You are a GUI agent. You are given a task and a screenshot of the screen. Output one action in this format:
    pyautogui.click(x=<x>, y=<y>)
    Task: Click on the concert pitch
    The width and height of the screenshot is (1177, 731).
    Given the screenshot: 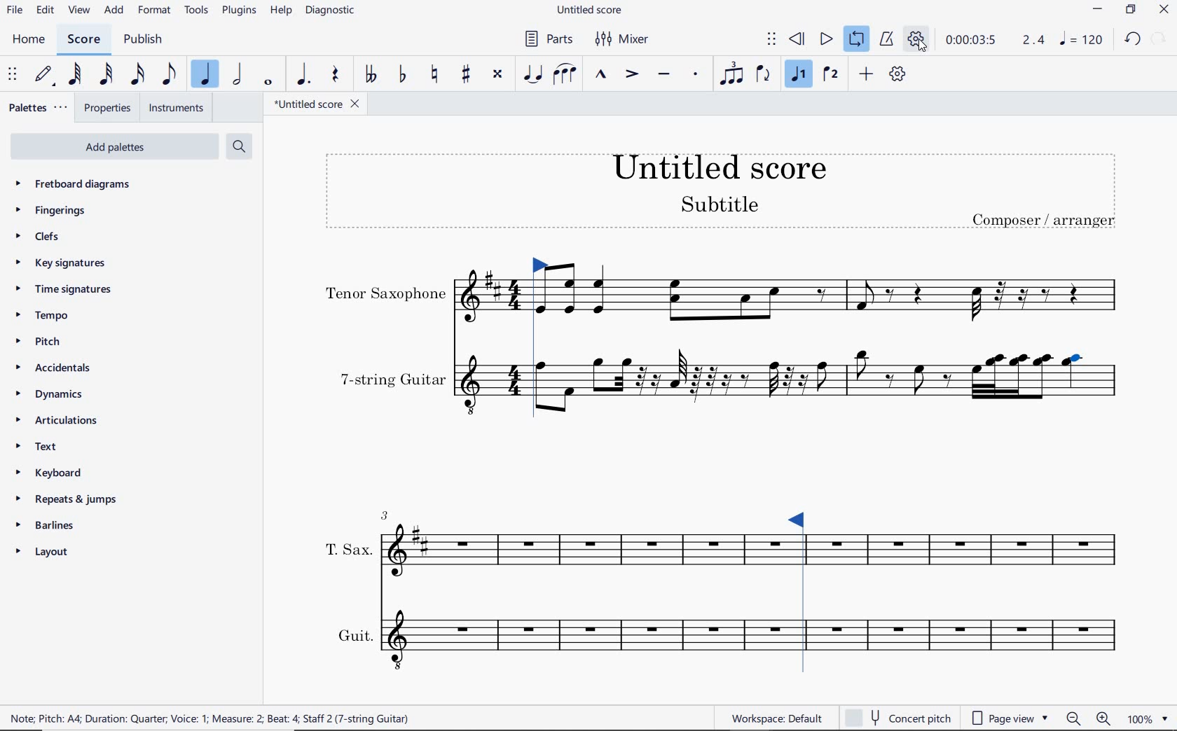 What is the action you would take?
    pyautogui.click(x=898, y=716)
    